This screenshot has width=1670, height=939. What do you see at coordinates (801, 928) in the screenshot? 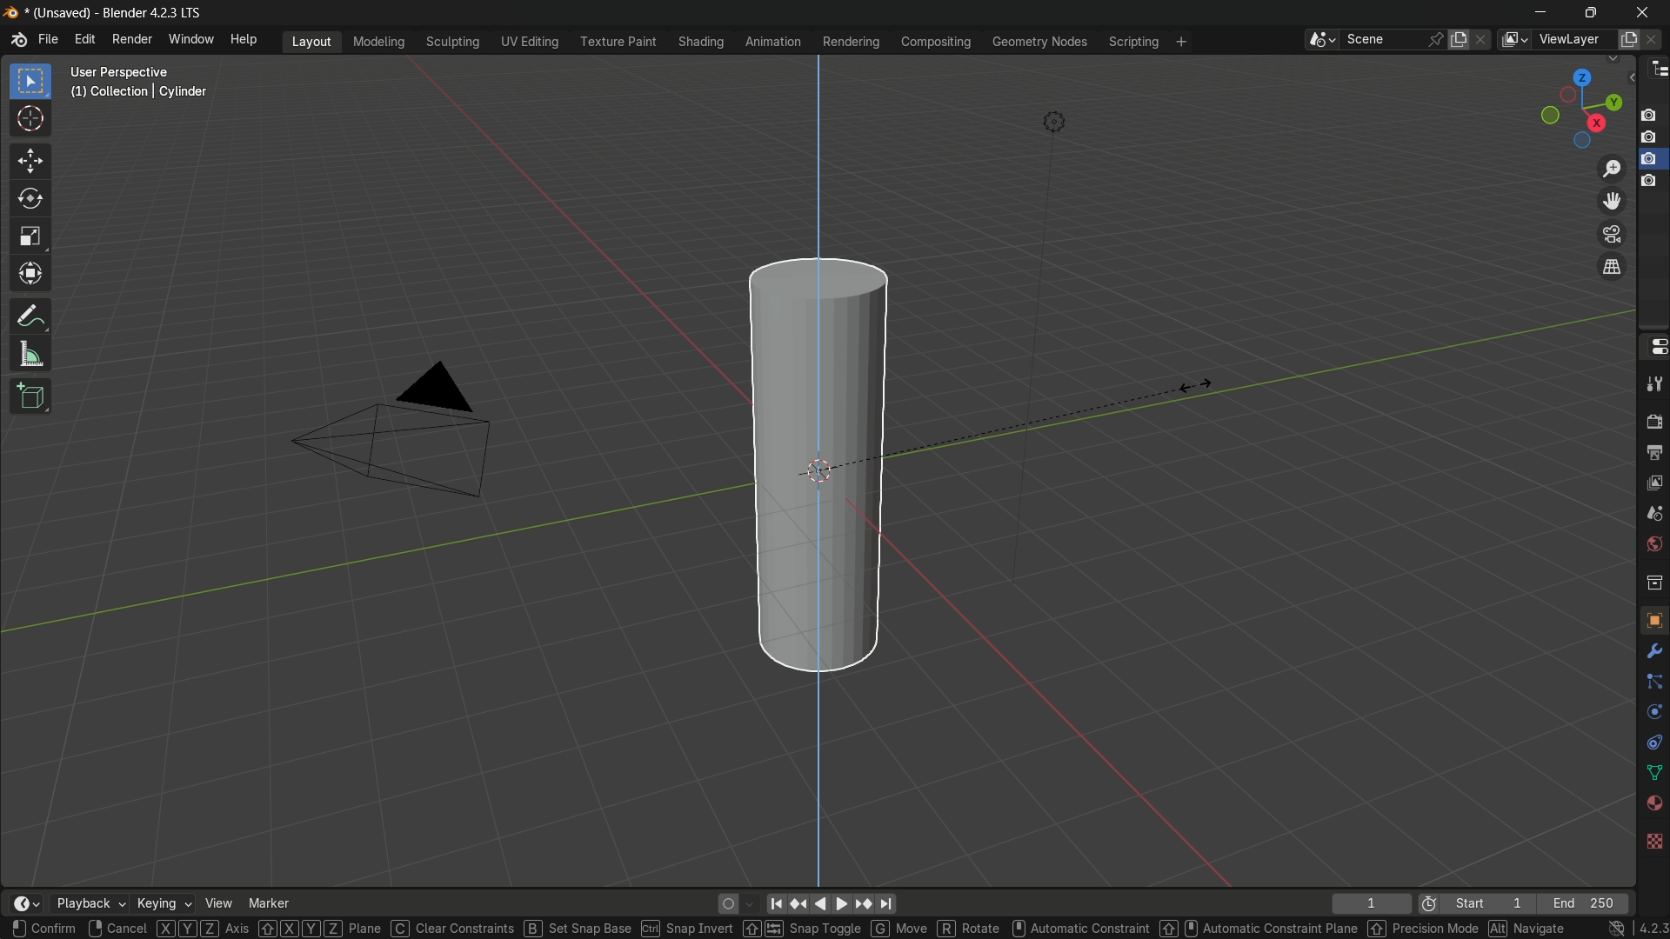
I see `shift and right left keyboard navigation keys for snap toggle` at bounding box center [801, 928].